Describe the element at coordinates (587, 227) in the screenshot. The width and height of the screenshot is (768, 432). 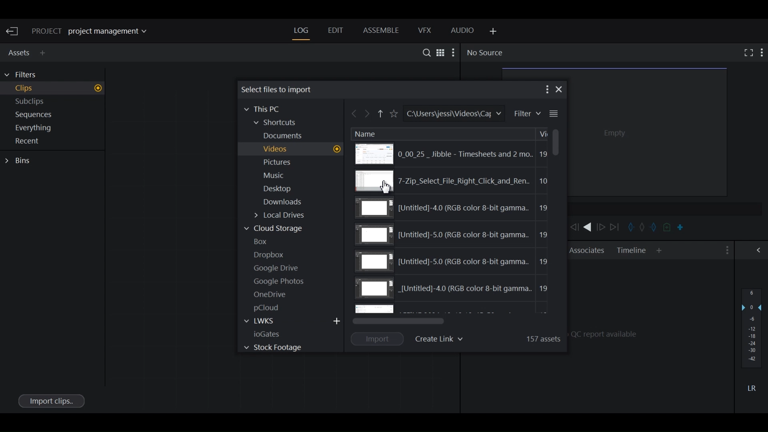
I see `Play` at that location.